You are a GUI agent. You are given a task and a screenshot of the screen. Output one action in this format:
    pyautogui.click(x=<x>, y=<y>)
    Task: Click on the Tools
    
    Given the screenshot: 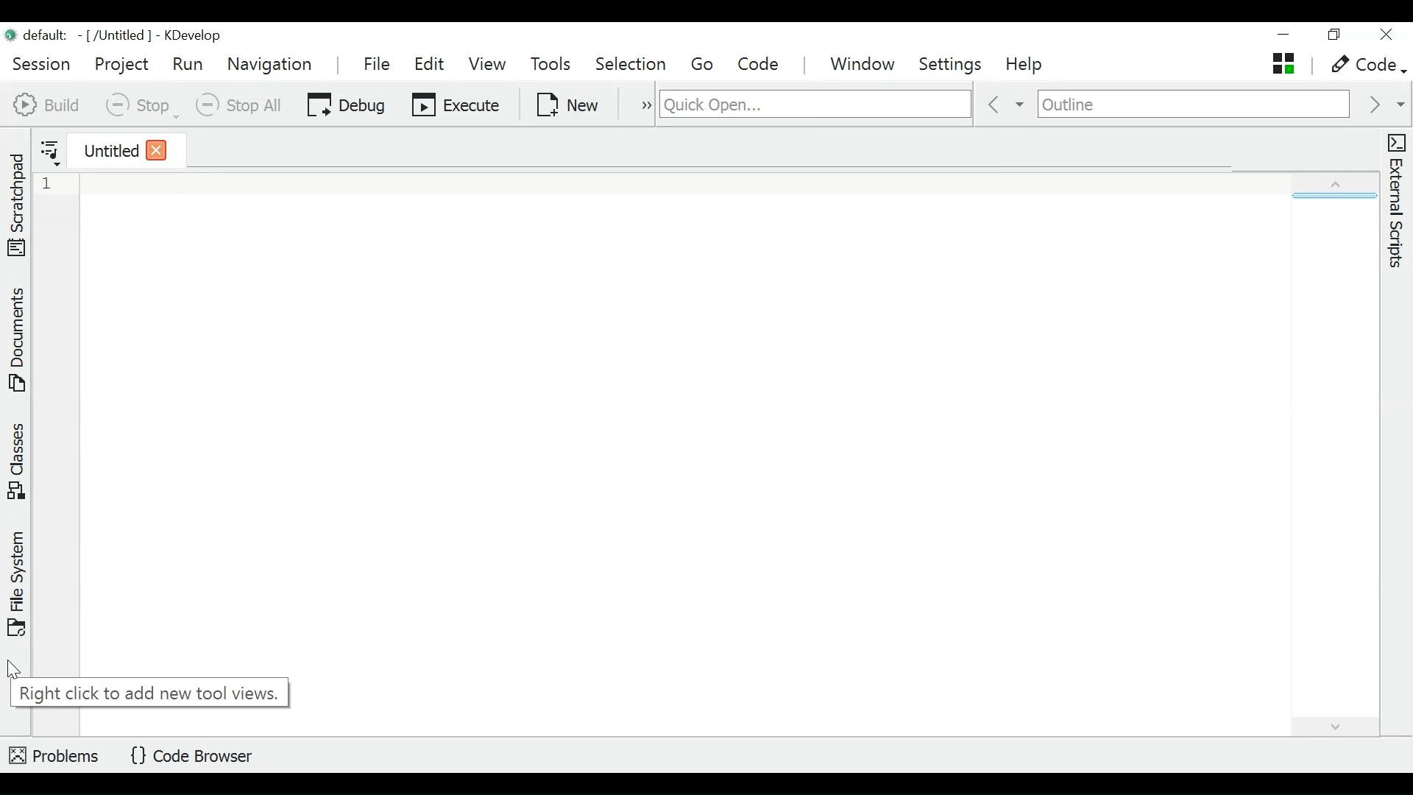 What is the action you would take?
    pyautogui.click(x=550, y=65)
    